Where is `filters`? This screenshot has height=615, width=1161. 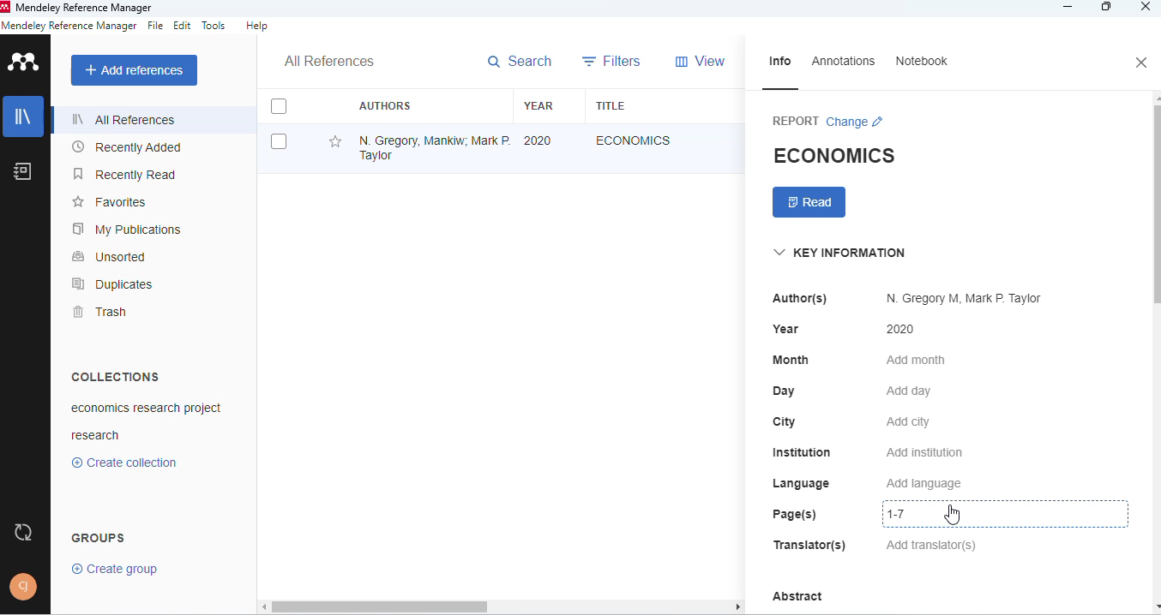
filters is located at coordinates (611, 60).